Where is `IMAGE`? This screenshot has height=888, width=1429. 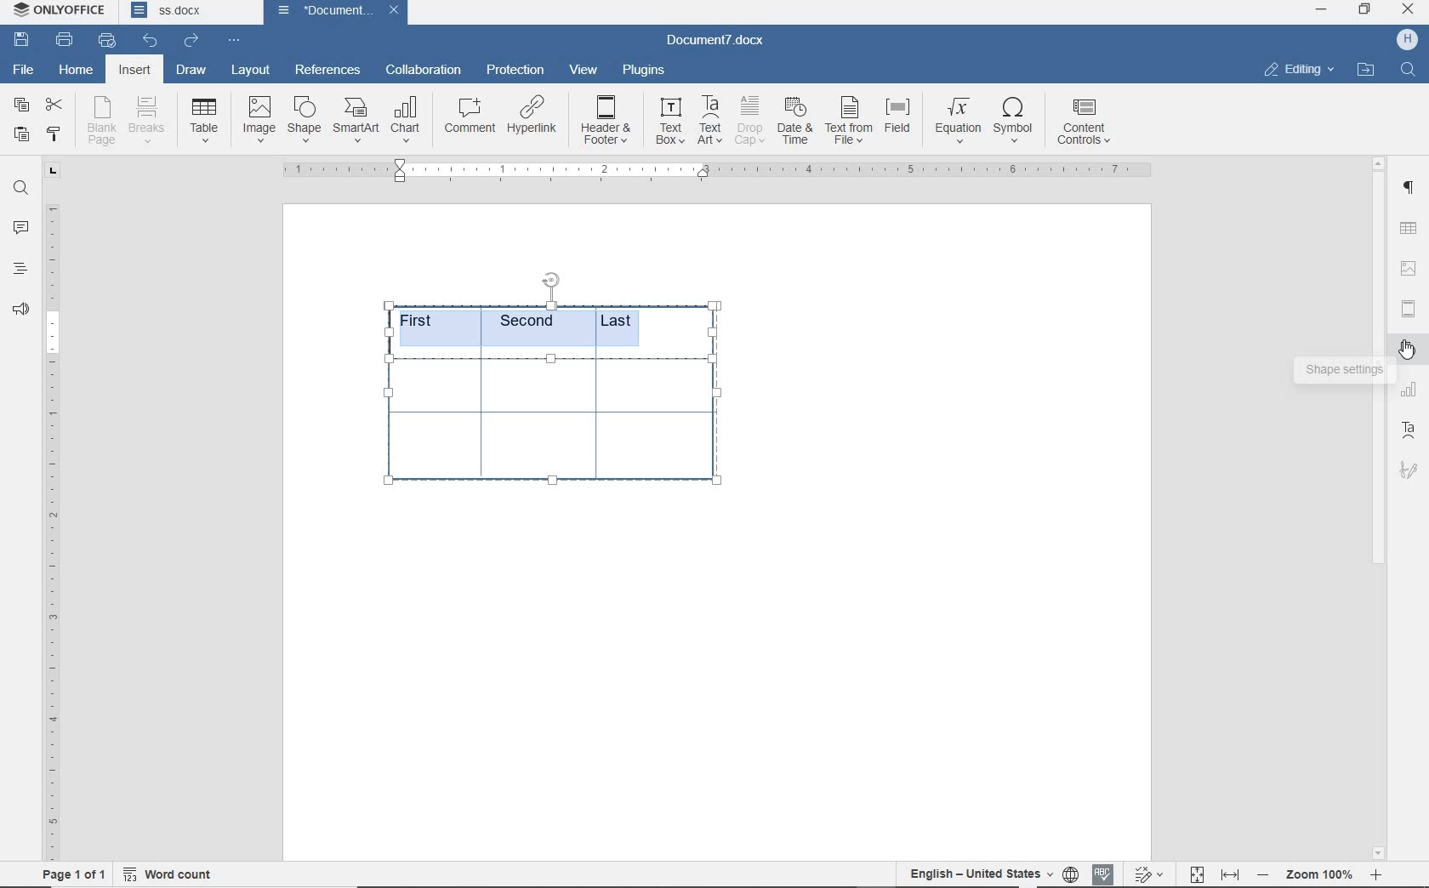
IMAGE is located at coordinates (1409, 268).